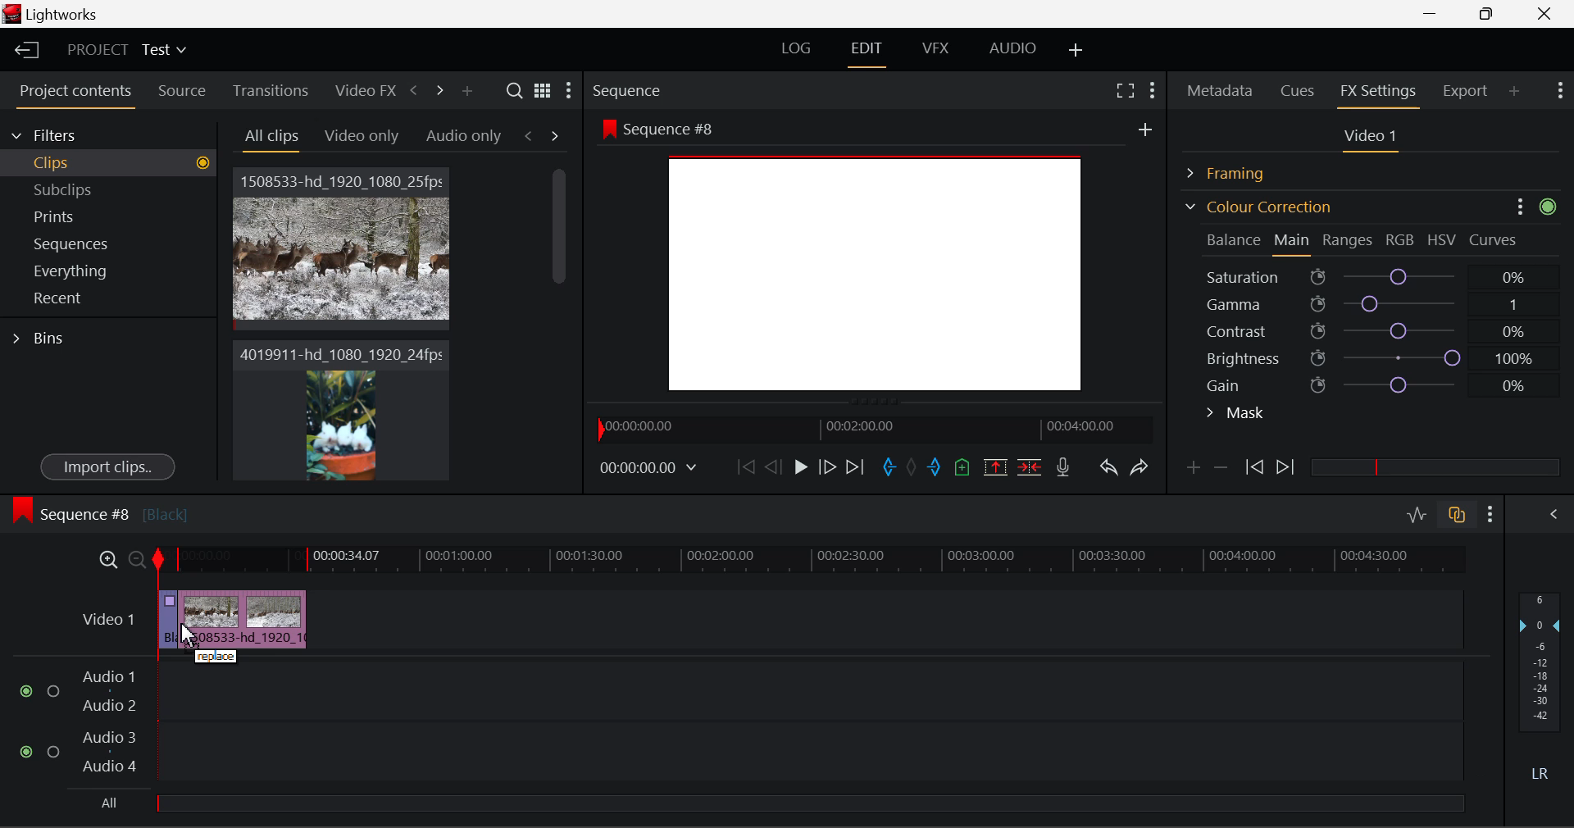  What do you see at coordinates (79, 189) in the screenshot?
I see `Subclips` at bounding box center [79, 189].